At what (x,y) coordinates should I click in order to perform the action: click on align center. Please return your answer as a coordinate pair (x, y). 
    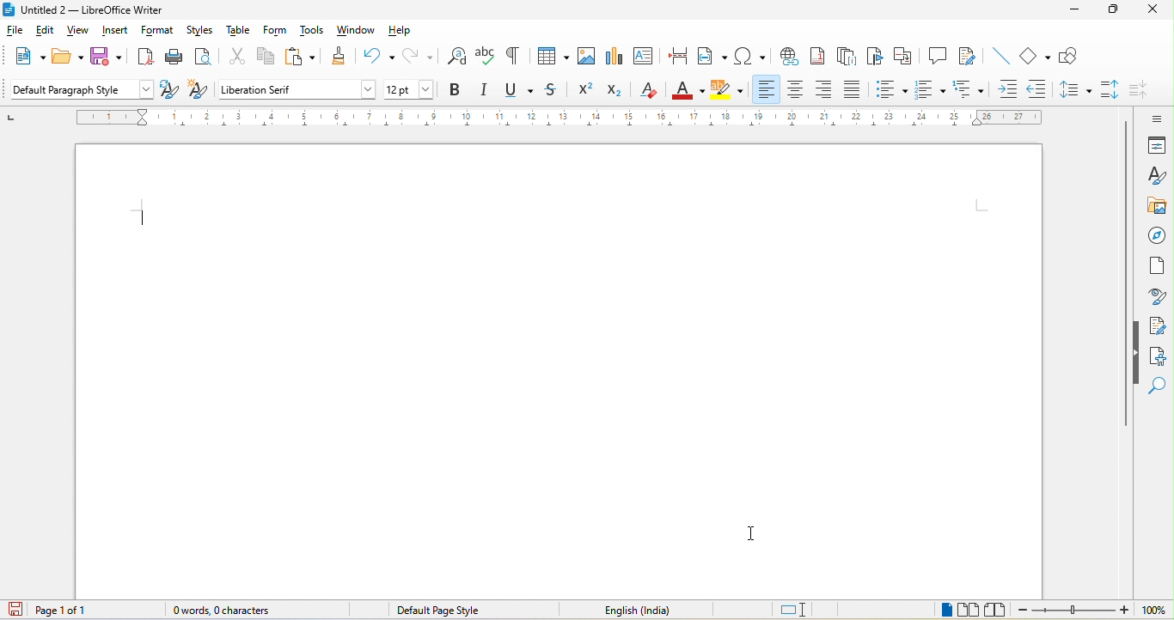
    Looking at the image, I should click on (798, 90).